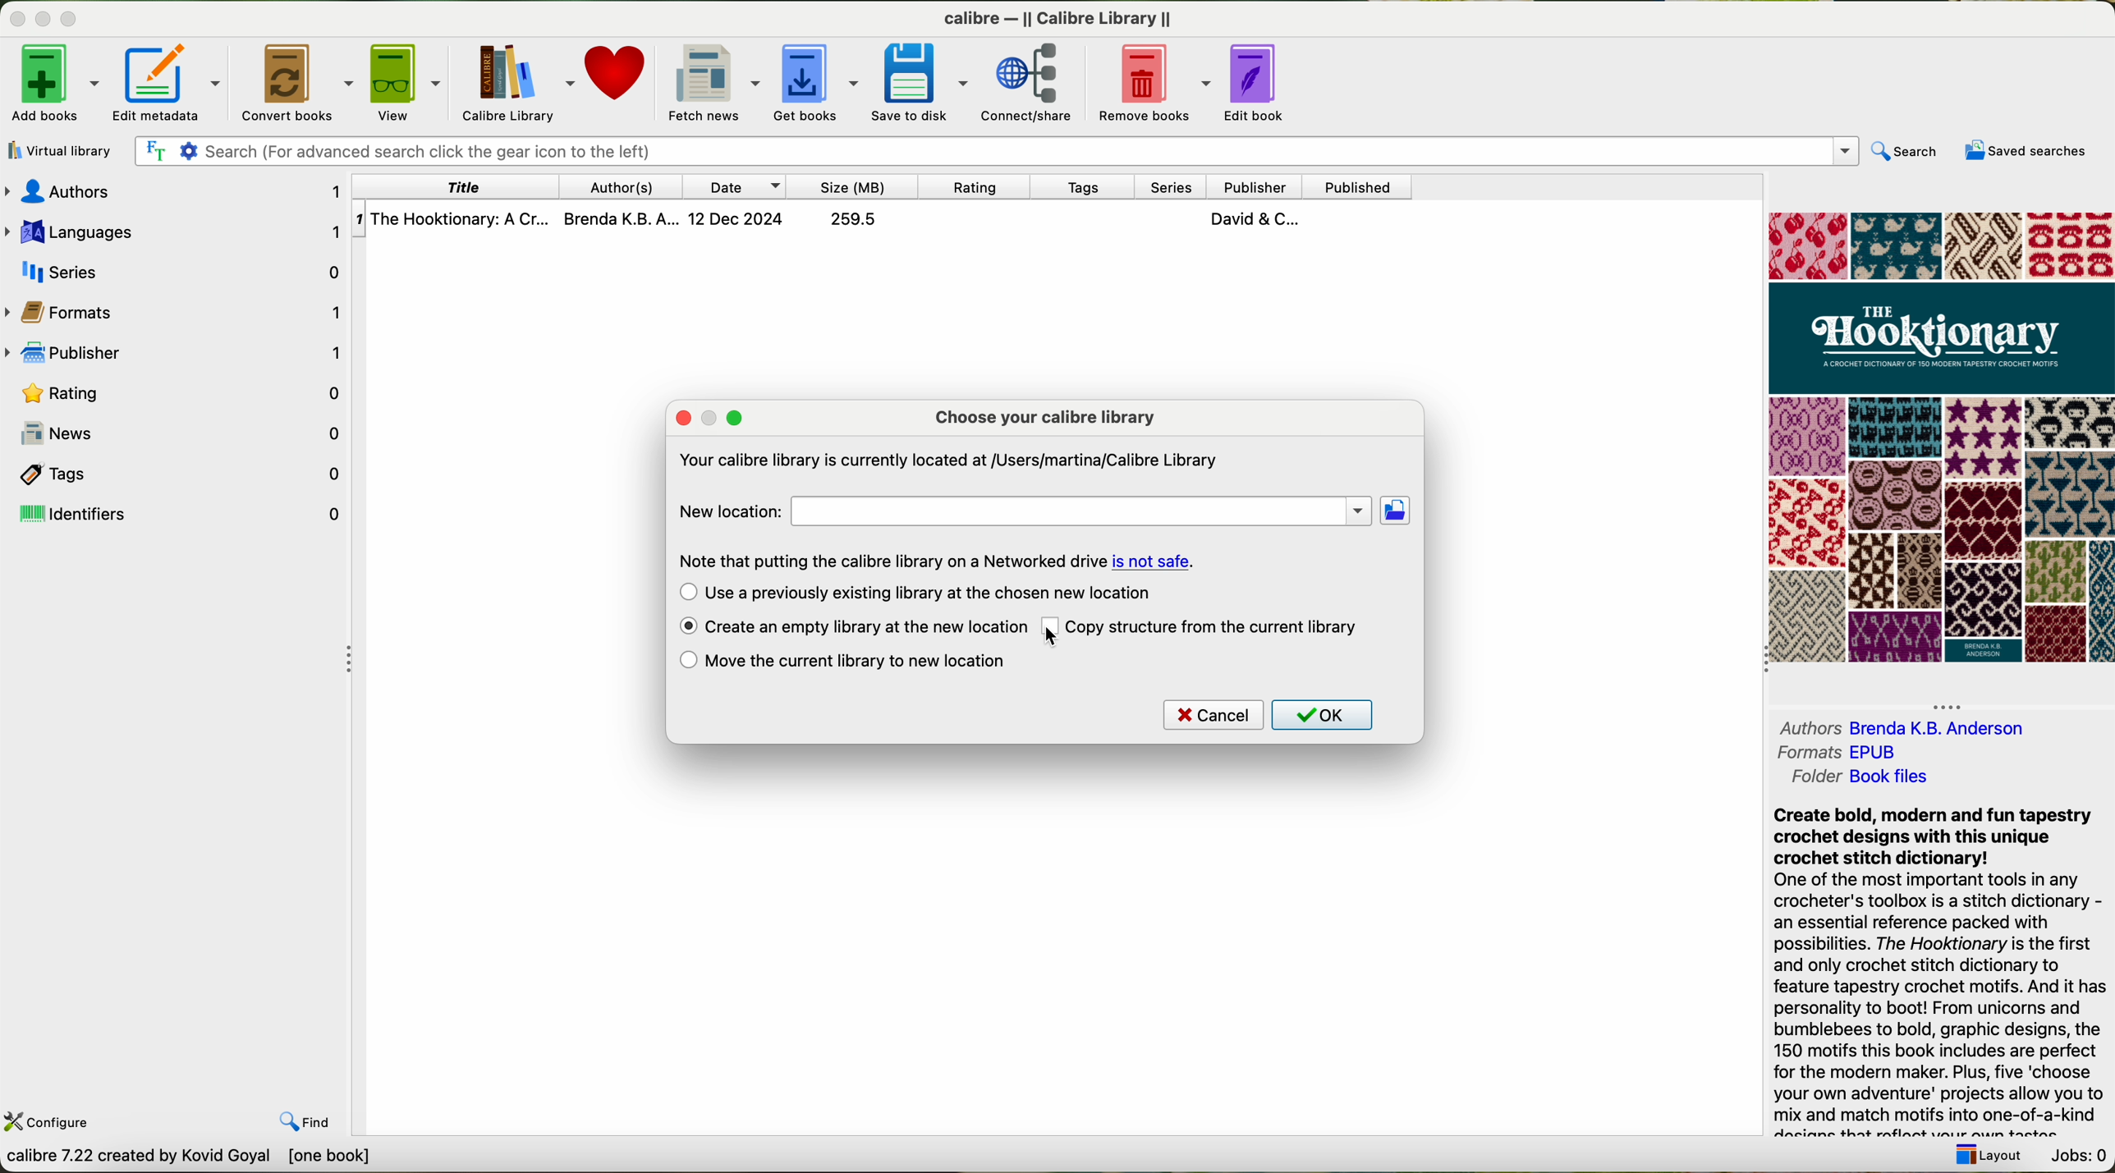  Describe the element at coordinates (58, 151) in the screenshot. I see `virtual library` at that location.